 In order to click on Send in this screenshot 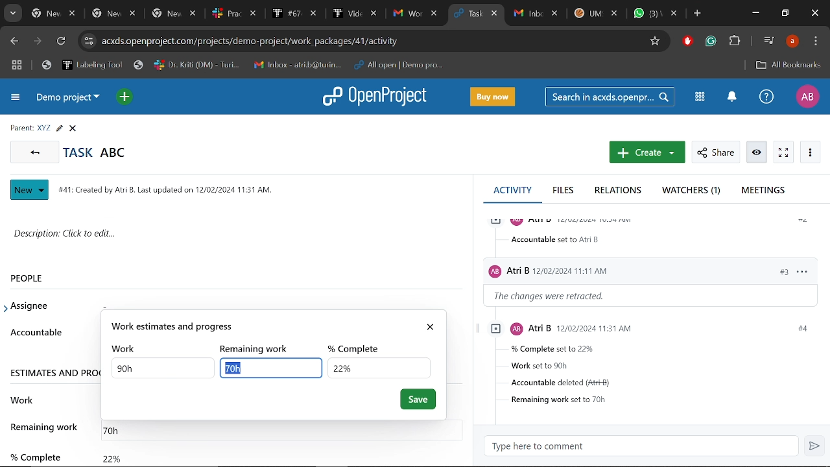, I will do `click(816, 447)`.